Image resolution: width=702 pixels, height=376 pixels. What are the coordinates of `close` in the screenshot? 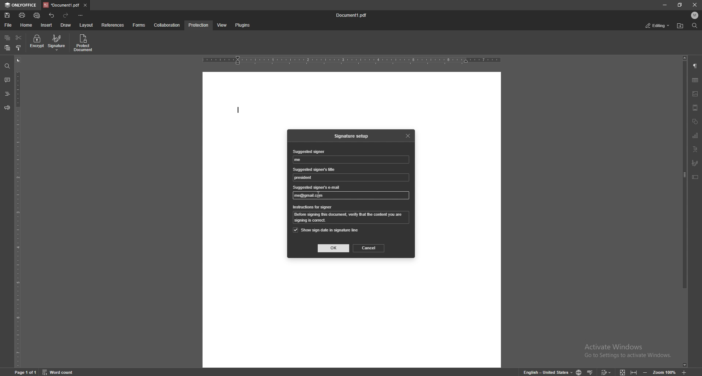 It's located at (409, 135).